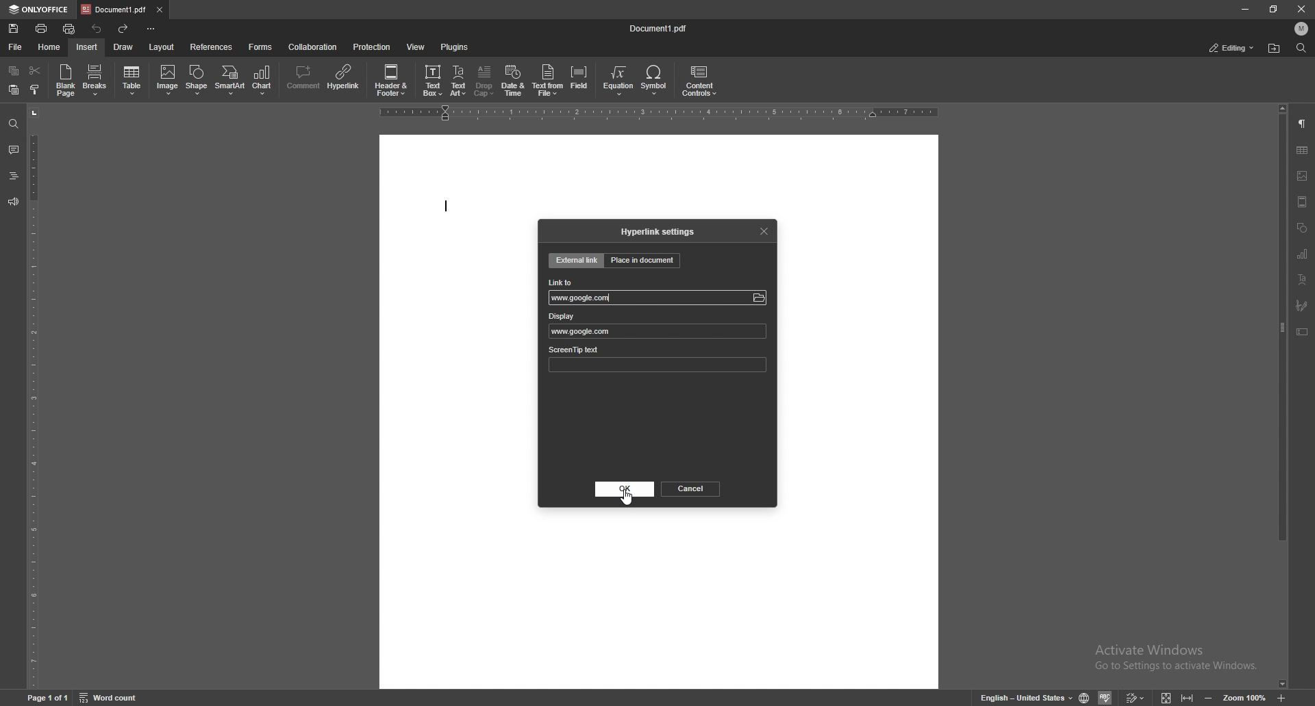  What do you see at coordinates (373, 47) in the screenshot?
I see `protection` at bounding box center [373, 47].